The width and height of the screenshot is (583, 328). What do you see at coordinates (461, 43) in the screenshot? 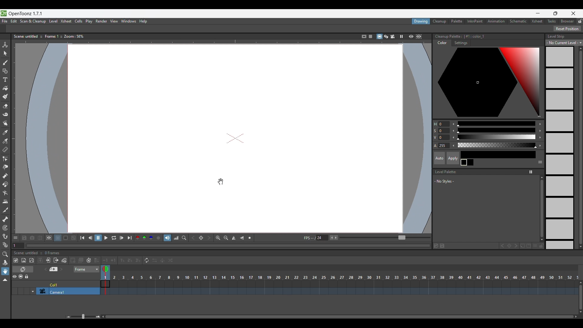
I see `Settings` at bounding box center [461, 43].